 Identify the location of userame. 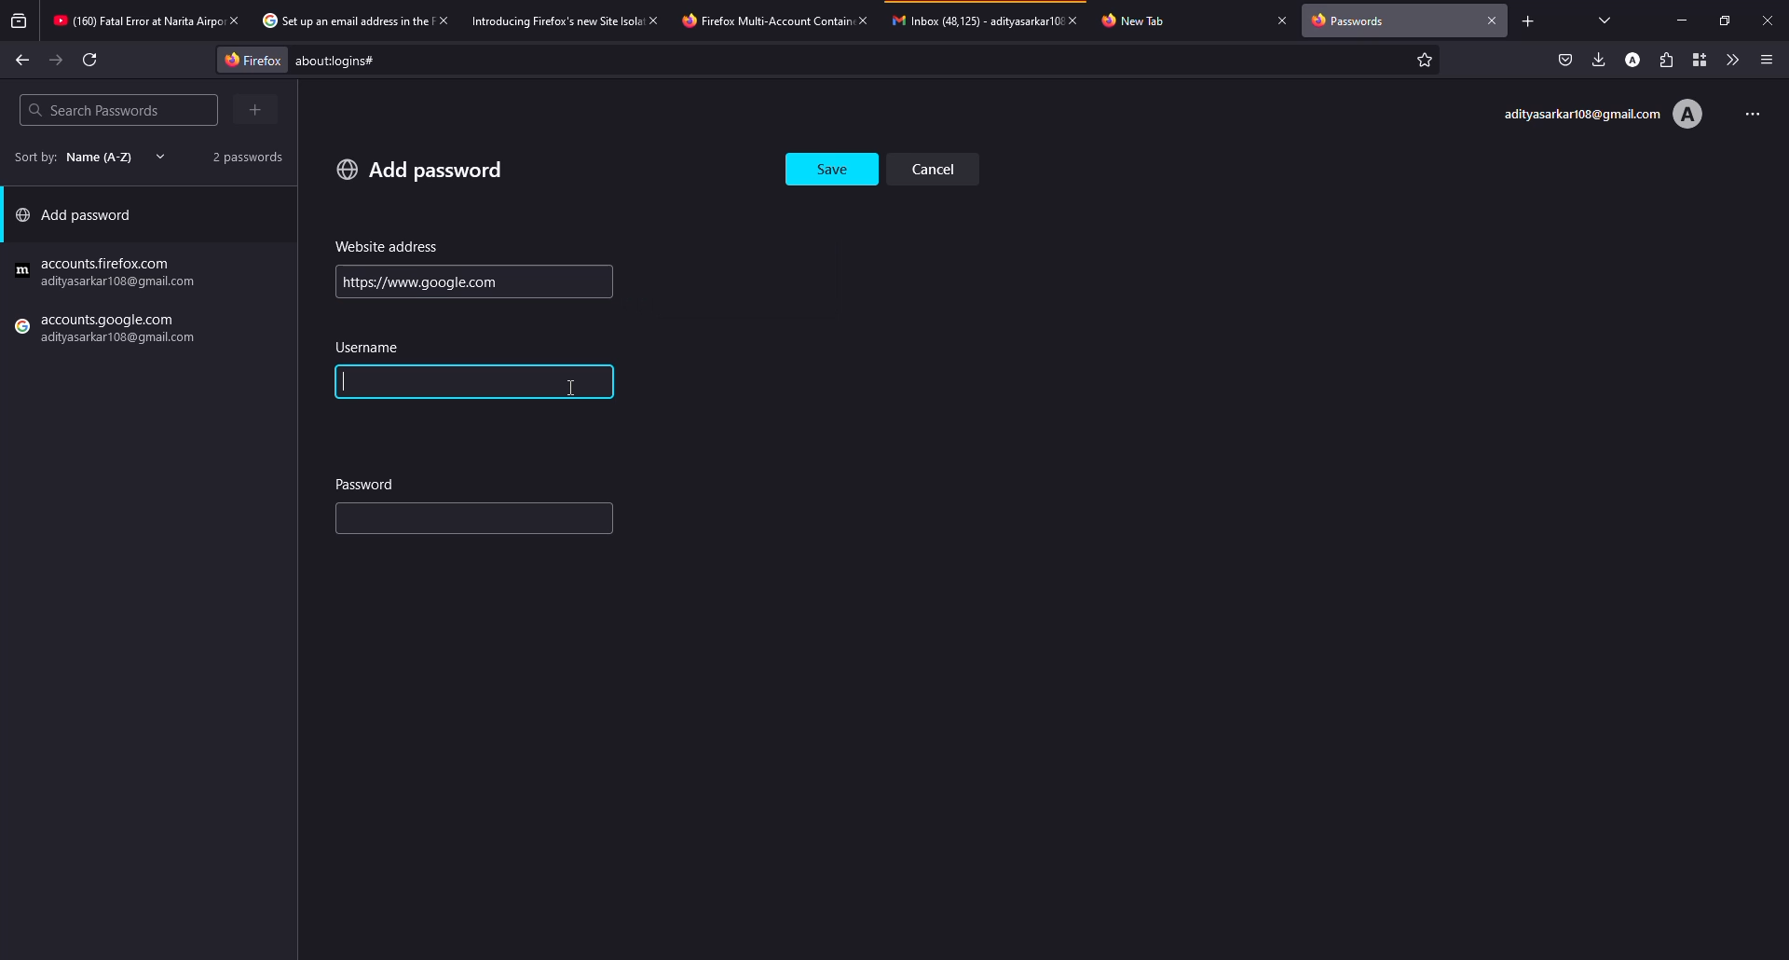
(373, 348).